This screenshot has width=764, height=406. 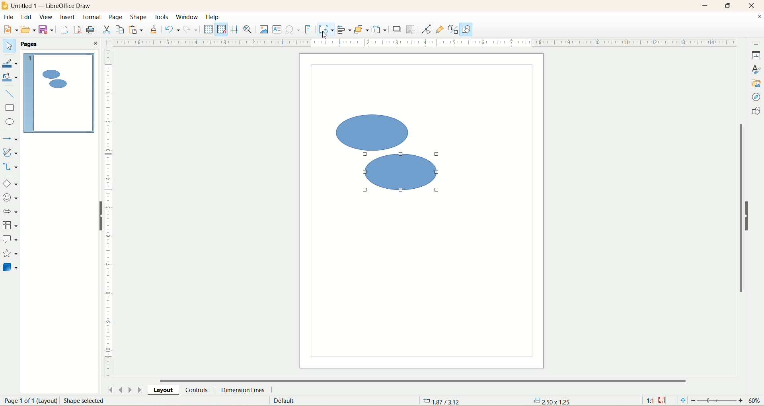 What do you see at coordinates (370, 130) in the screenshot?
I see `shape selected` at bounding box center [370, 130].